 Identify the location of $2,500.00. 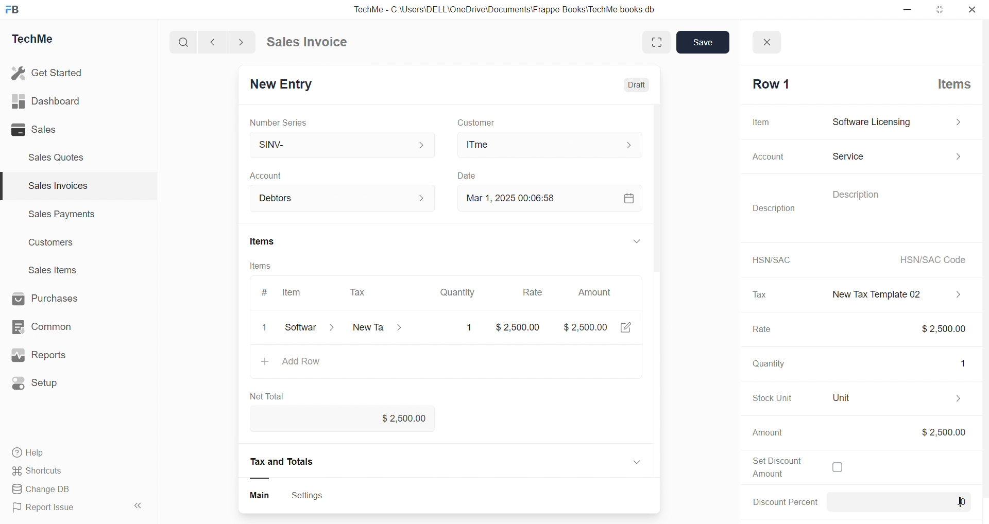
(520, 327).